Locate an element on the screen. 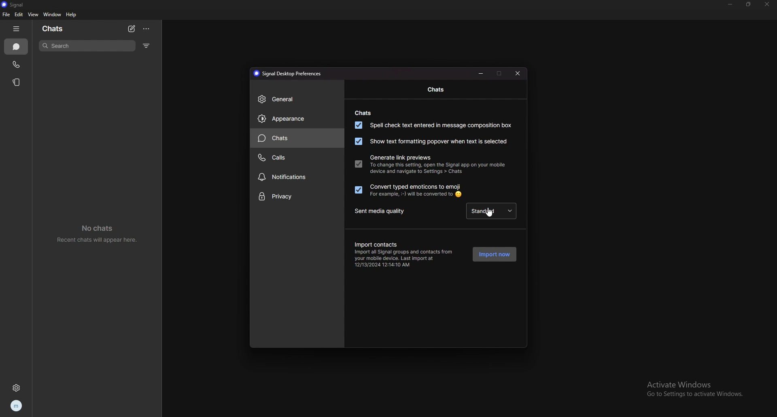  signal is located at coordinates (18, 4).